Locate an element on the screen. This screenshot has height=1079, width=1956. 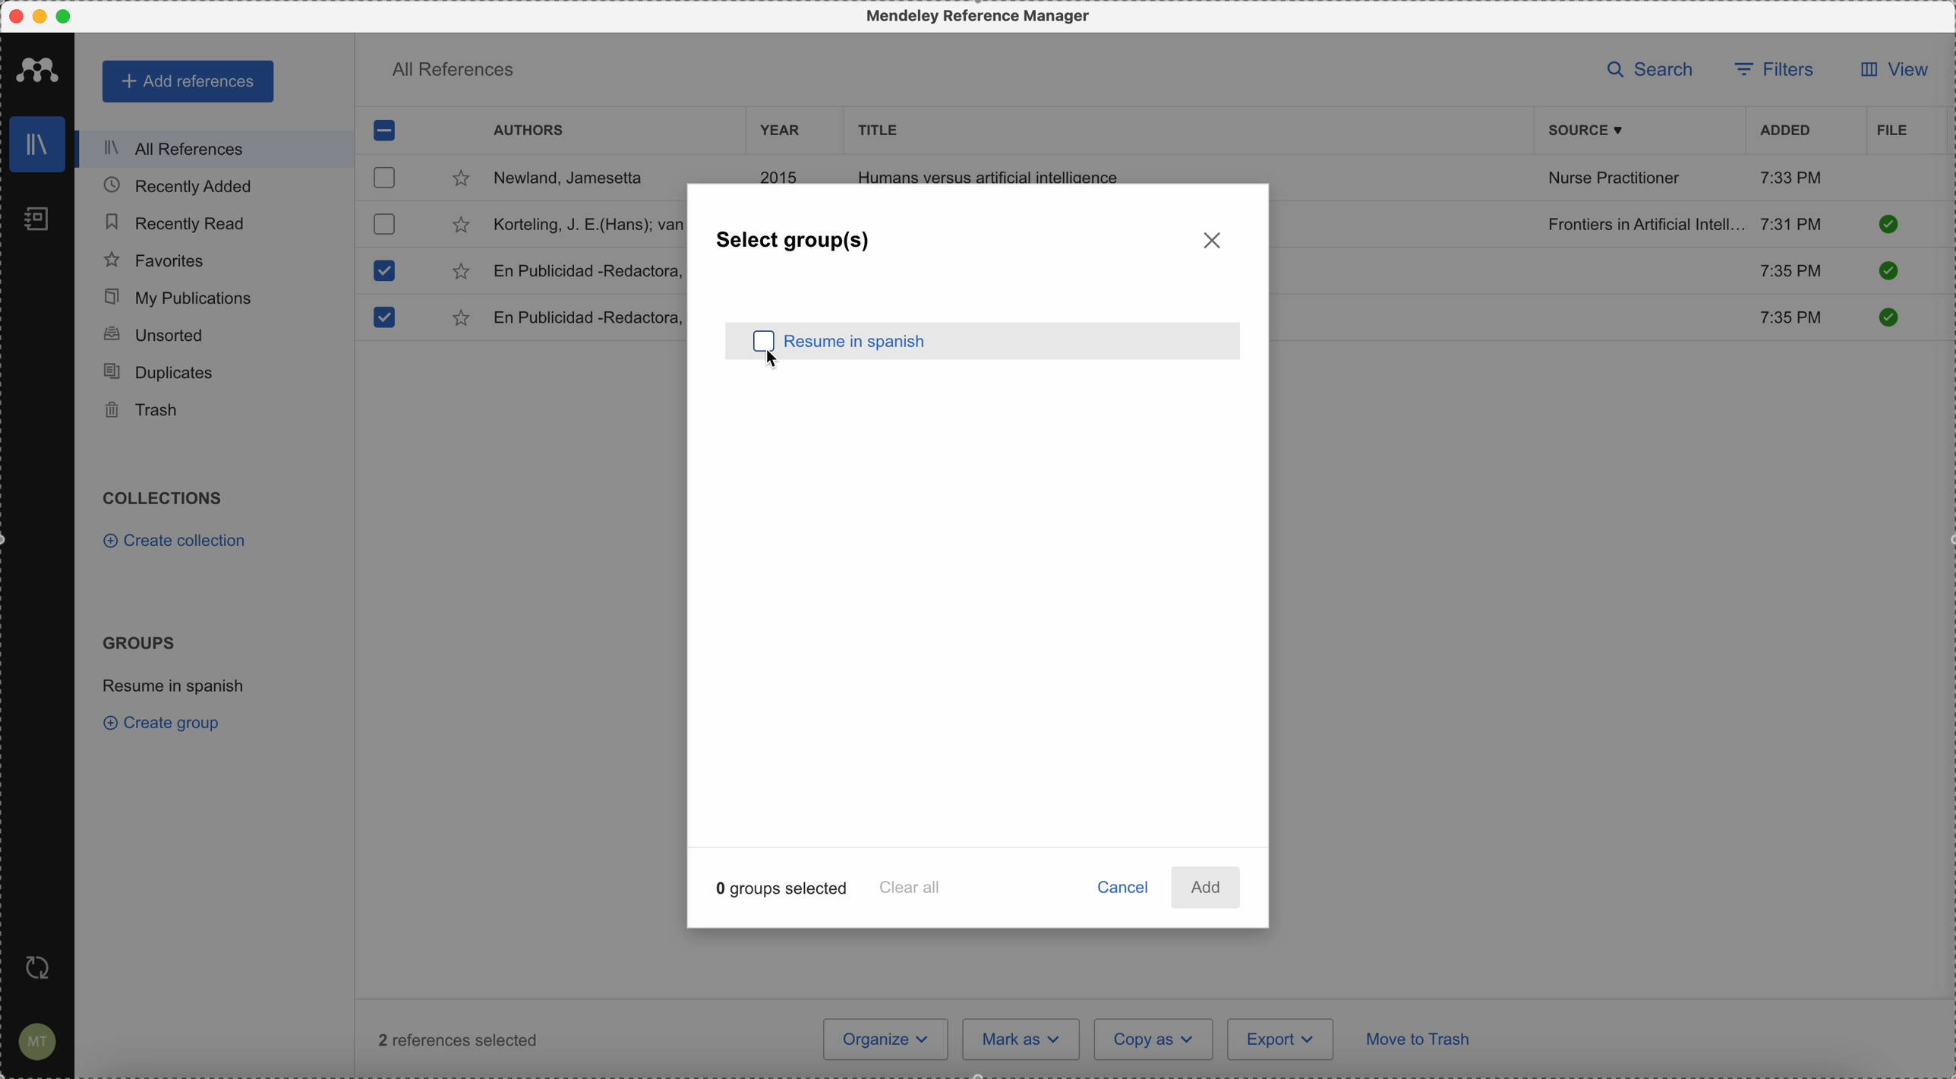
checkbox selected is located at coordinates (382, 317).